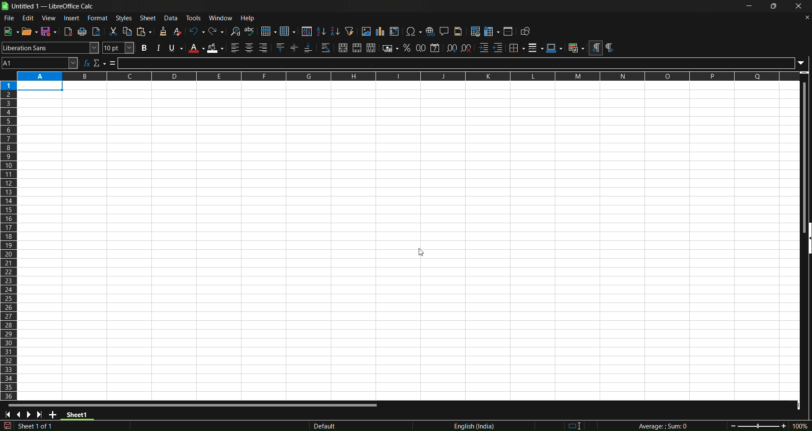 This screenshot has width=812, height=431. What do you see at coordinates (196, 48) in the screenshot?
I see `font color` at bounding box center [196, 48].